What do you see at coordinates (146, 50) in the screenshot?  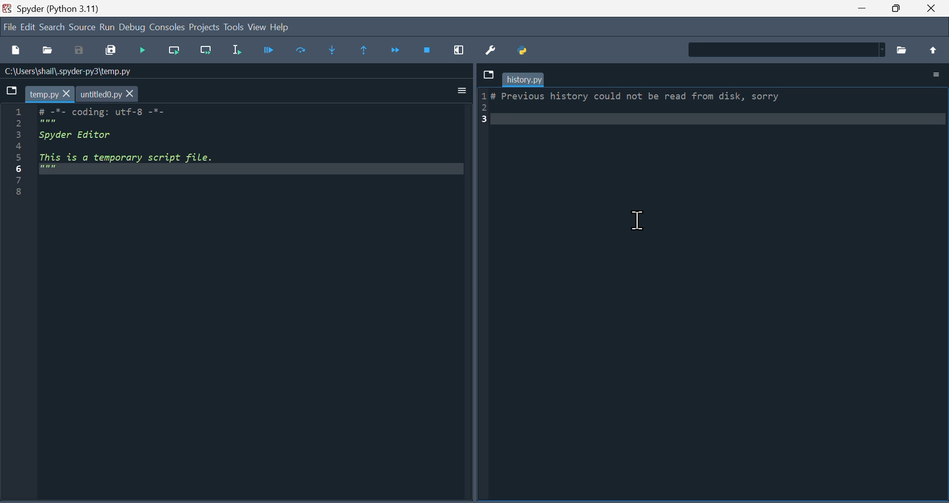 I see `Run files` at bounding box center [146, 50].